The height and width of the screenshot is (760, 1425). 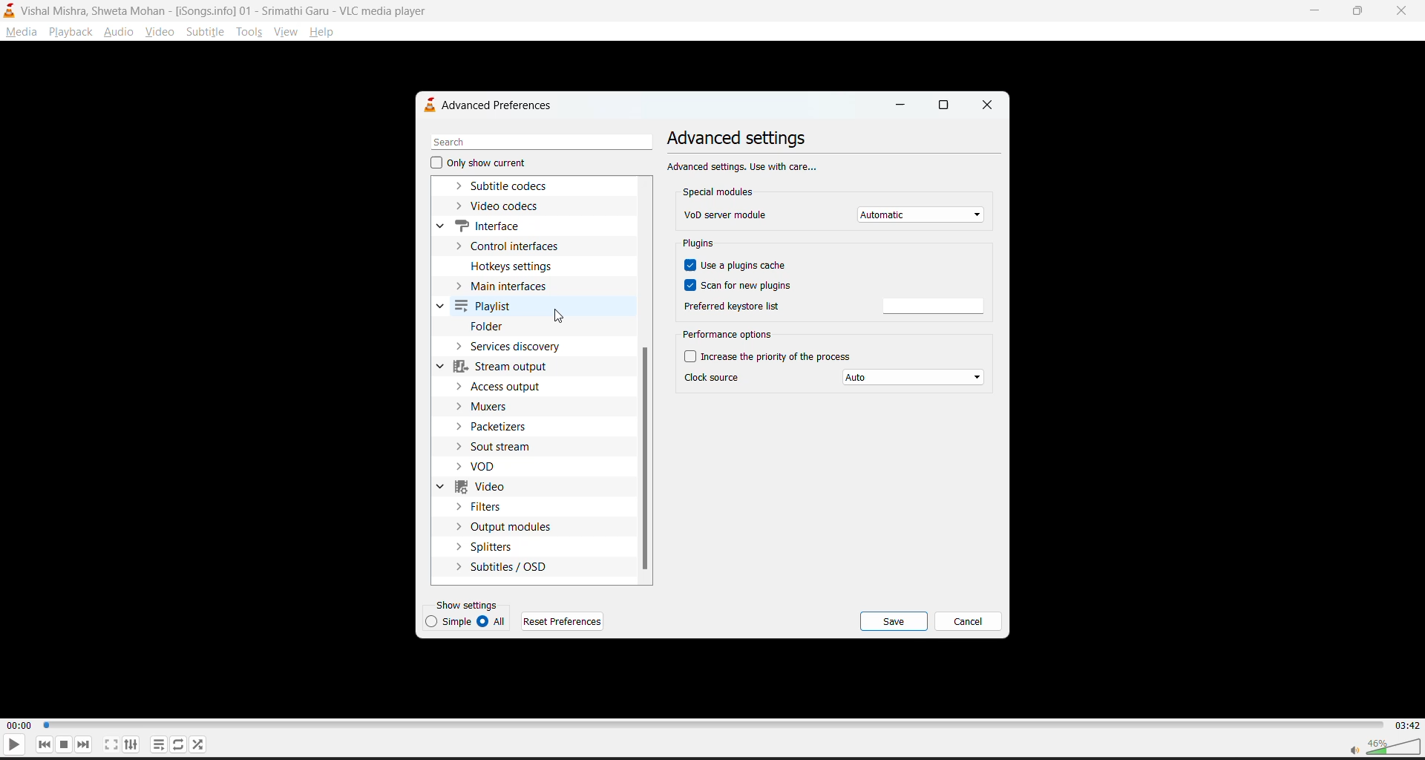 What do you see at coordinates (18, 725) in the screenshot?
I see `00:00` at bounding box center [18, 725].